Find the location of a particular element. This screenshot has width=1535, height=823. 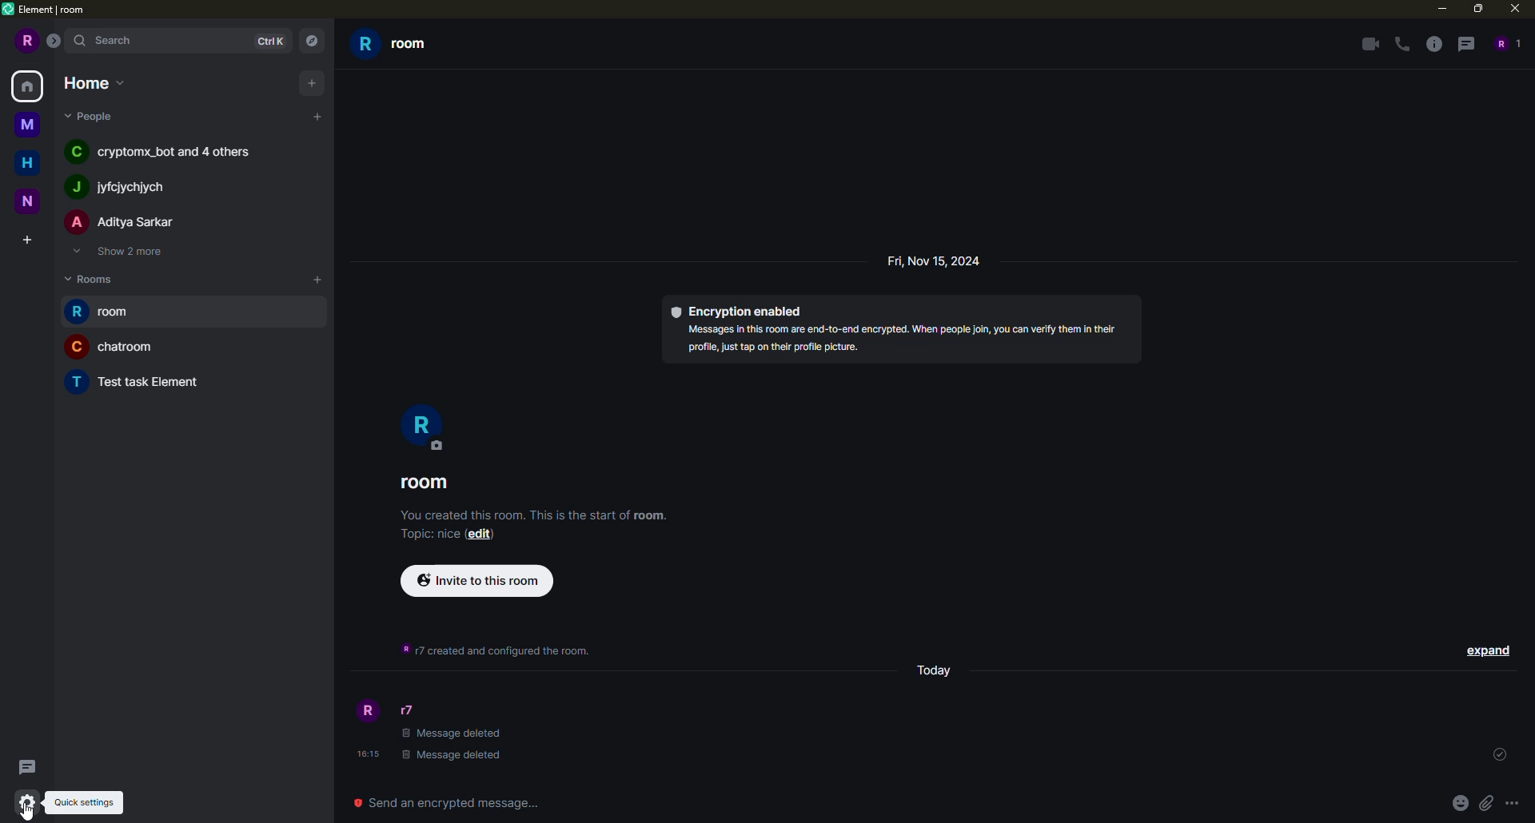

time is located at coordinates (368, 754).